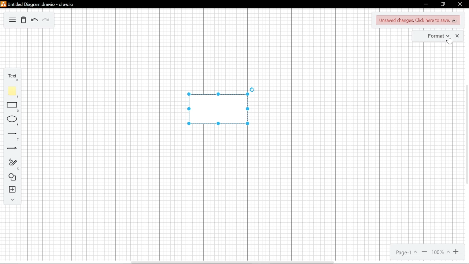 This screenshot has width=469, height=264. Describe the element at coordinates (437, 36) in the screenshot. I see `format` at that location.